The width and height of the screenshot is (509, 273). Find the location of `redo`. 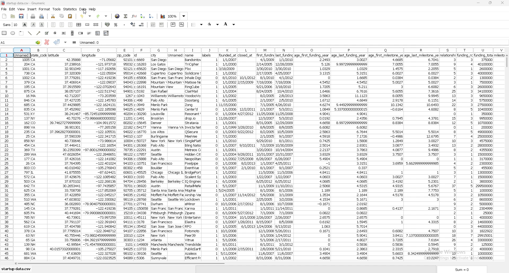

redo is located at coordinates (102, 16).